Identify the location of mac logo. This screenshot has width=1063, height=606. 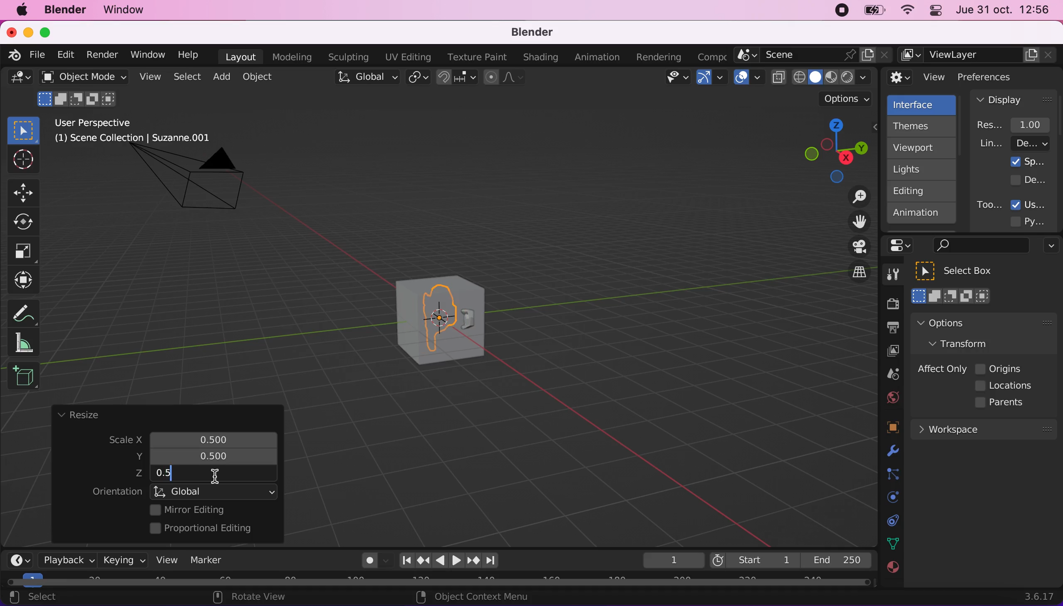
(21, 11).